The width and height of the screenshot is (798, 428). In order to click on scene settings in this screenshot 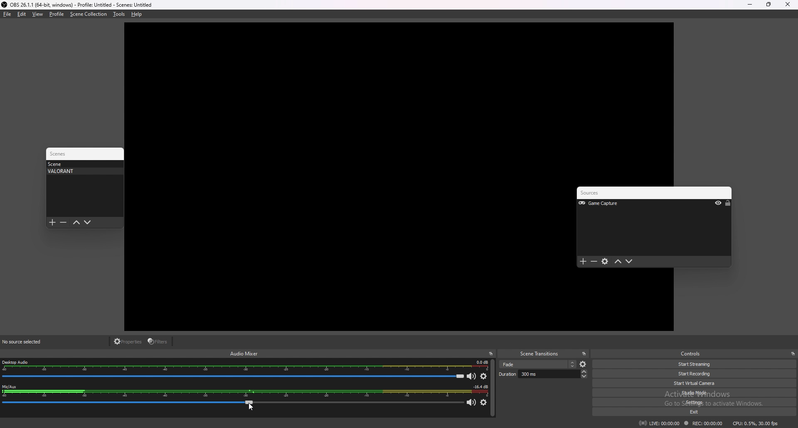, I will do `click(584, 365)`.